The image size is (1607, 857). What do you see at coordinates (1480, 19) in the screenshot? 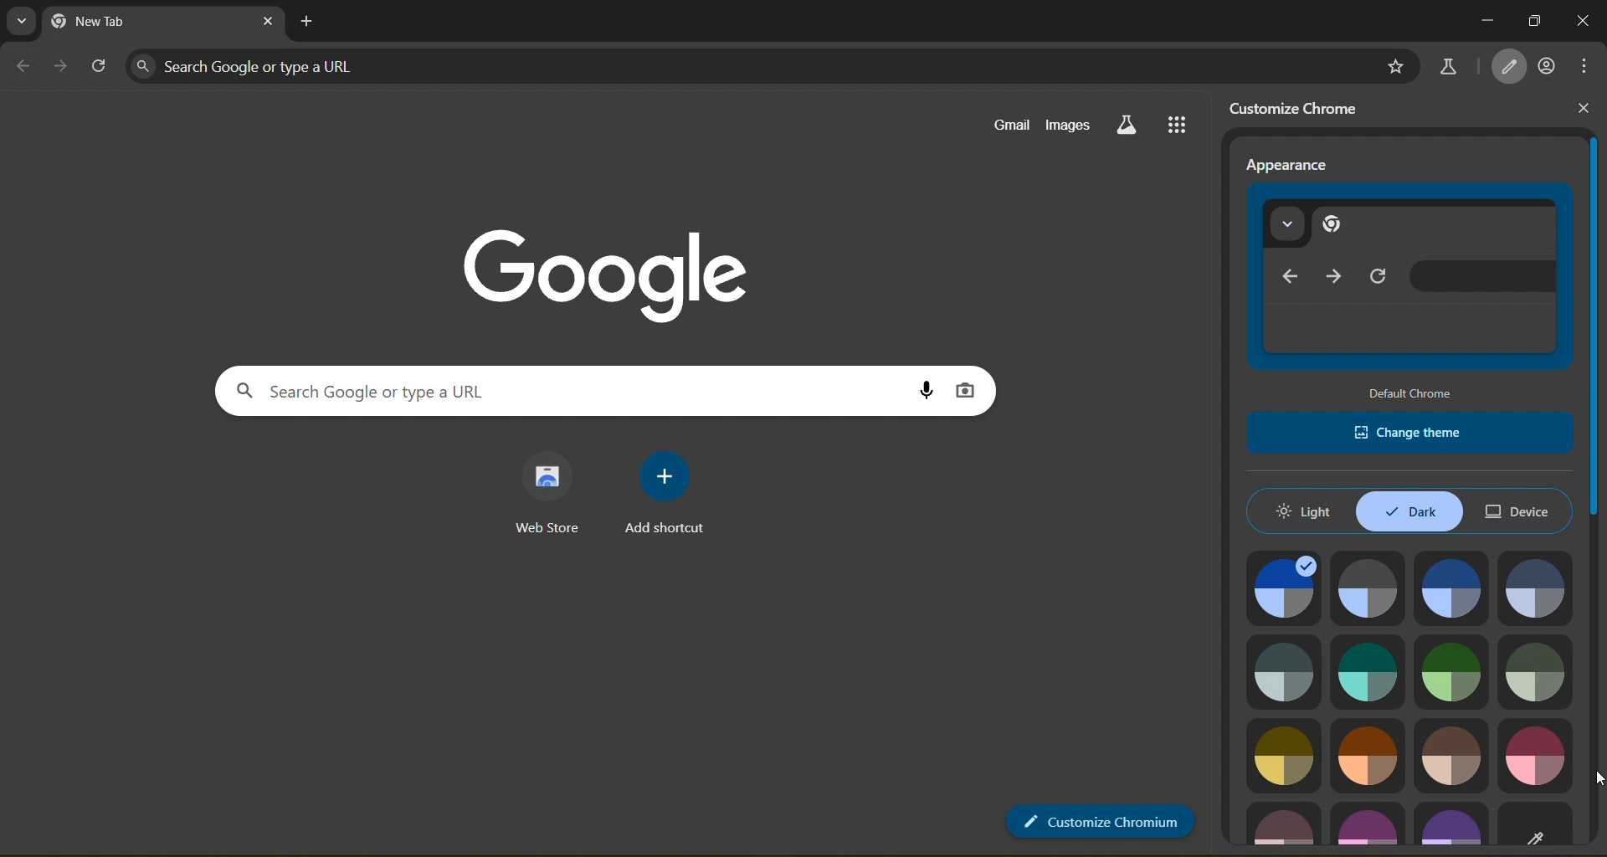
I see `minimize` at bounding box center [1480, 19].